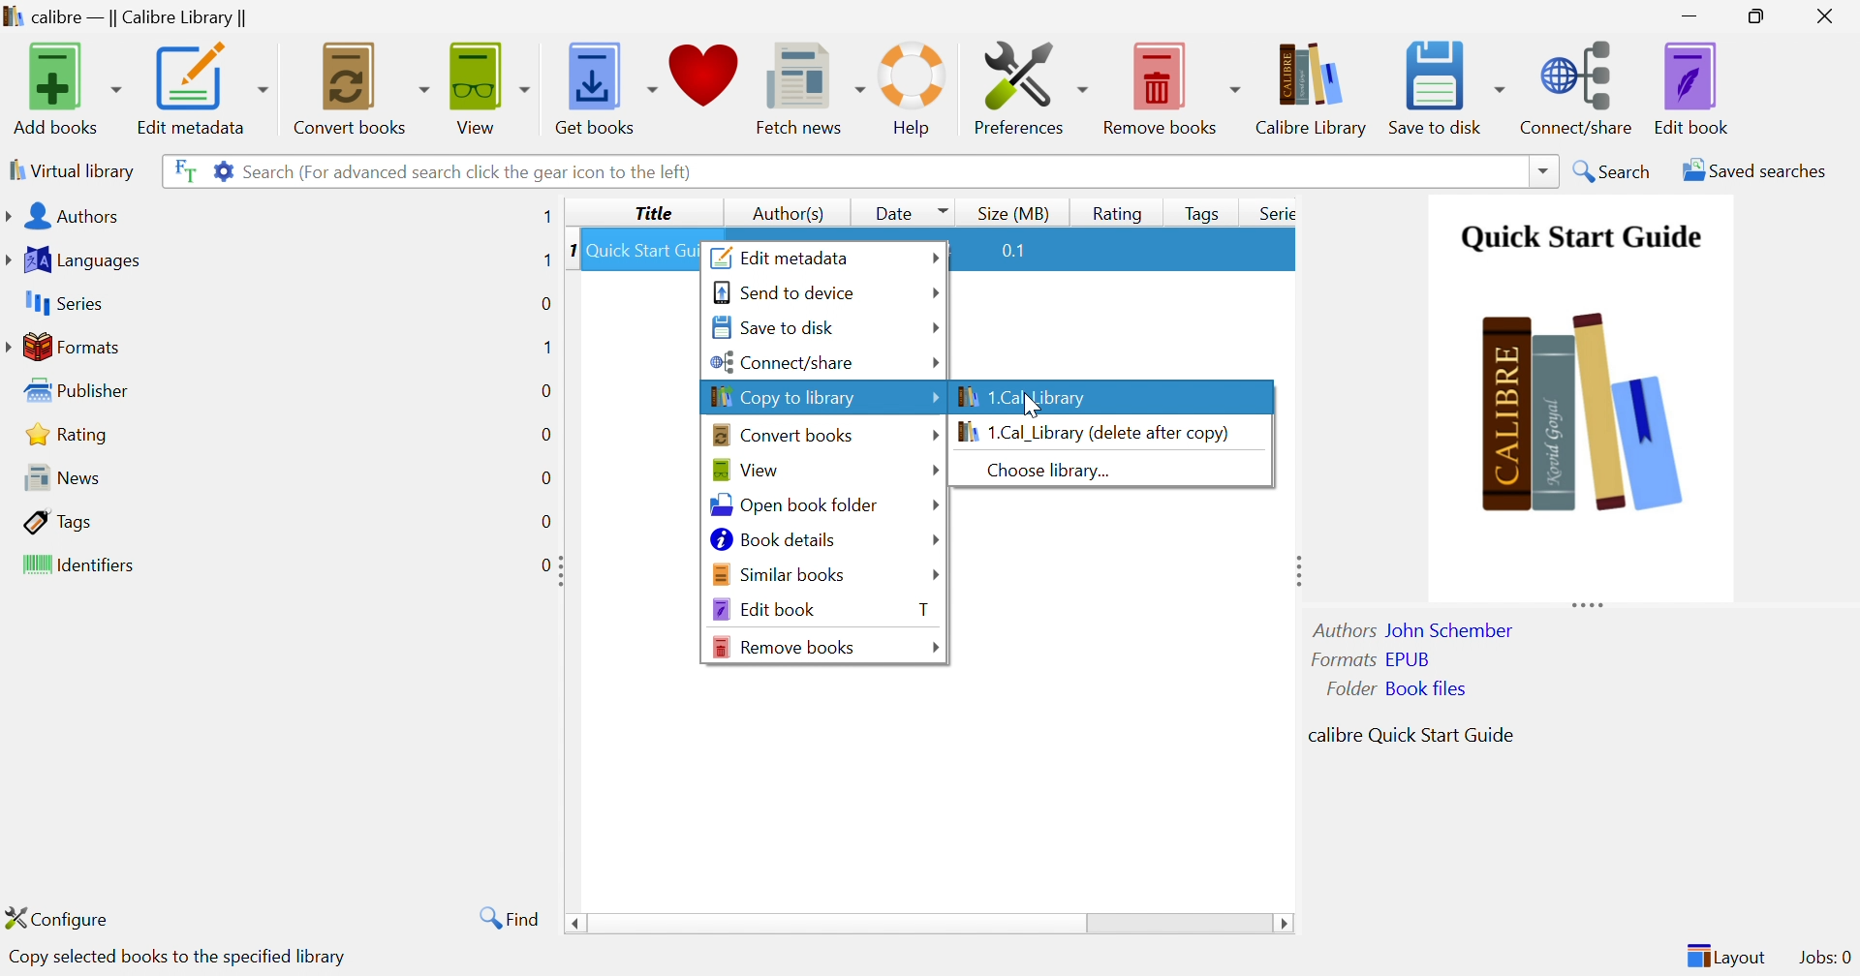 This screenshot has width=1860, height=976. Describe the element at coordinates (129, 16) in the screenshot. I see `calibre - || Calibre Library||` at that location.